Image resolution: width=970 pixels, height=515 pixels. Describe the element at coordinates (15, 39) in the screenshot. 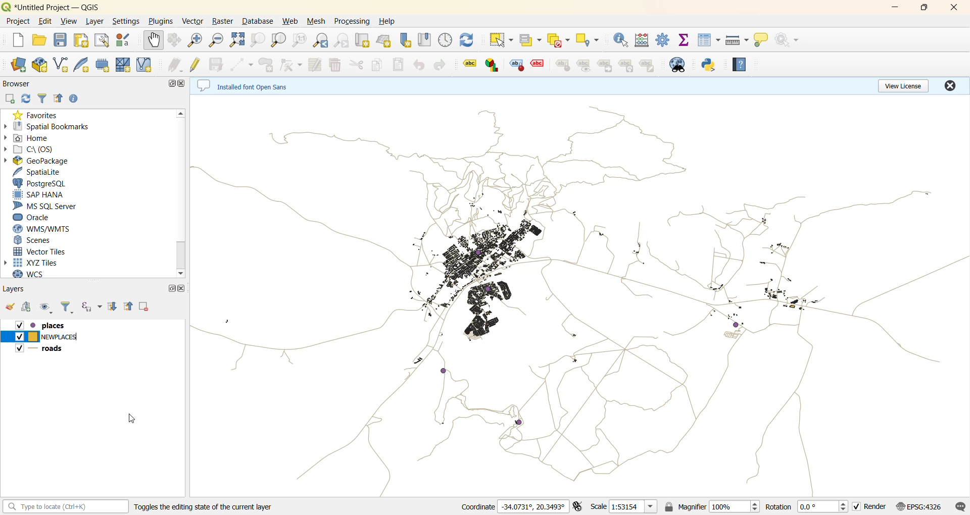

I see `new` at that location.